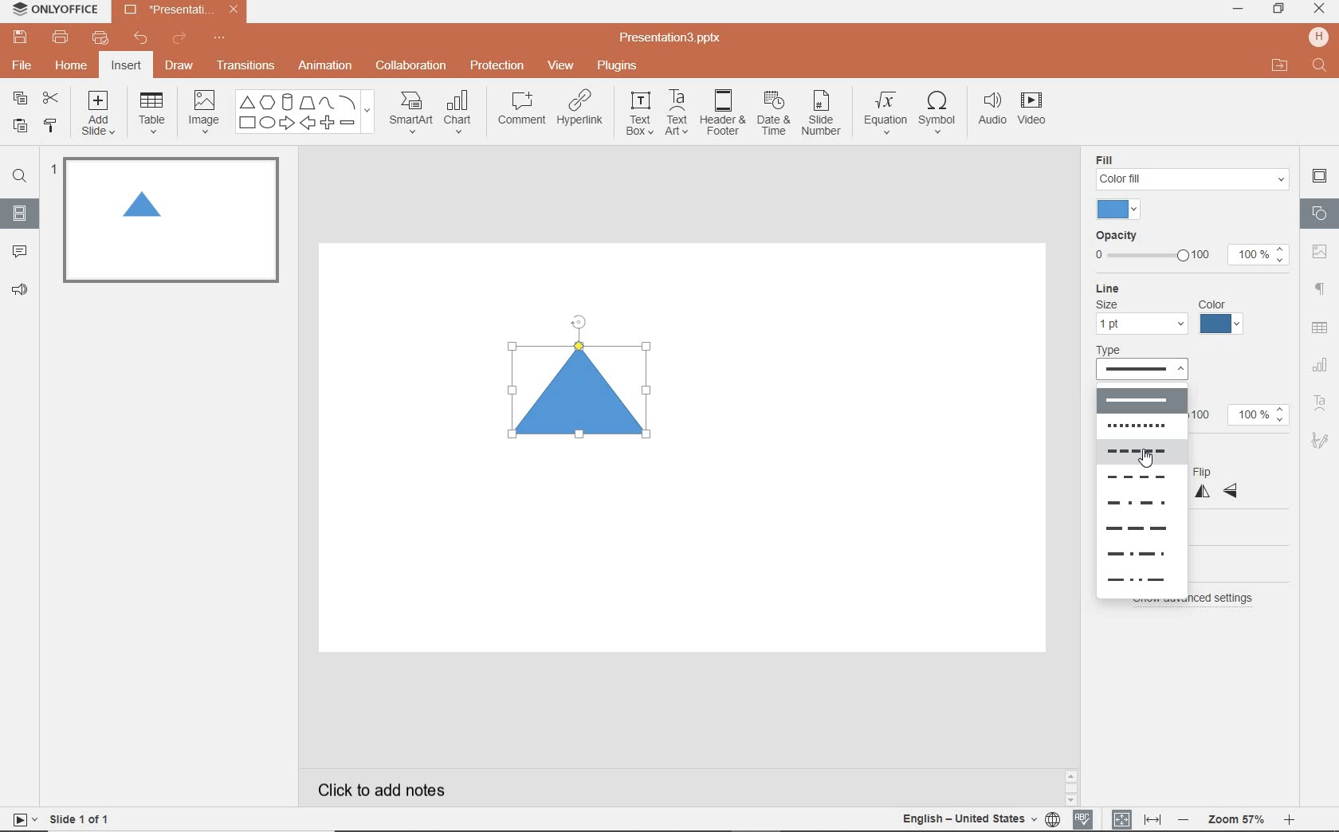 This screenshot has height=832, width=1339. What do you see at coordinates (1121, 210) in the screenshot?
I see `fill color` at bounding box center [1121, 210].